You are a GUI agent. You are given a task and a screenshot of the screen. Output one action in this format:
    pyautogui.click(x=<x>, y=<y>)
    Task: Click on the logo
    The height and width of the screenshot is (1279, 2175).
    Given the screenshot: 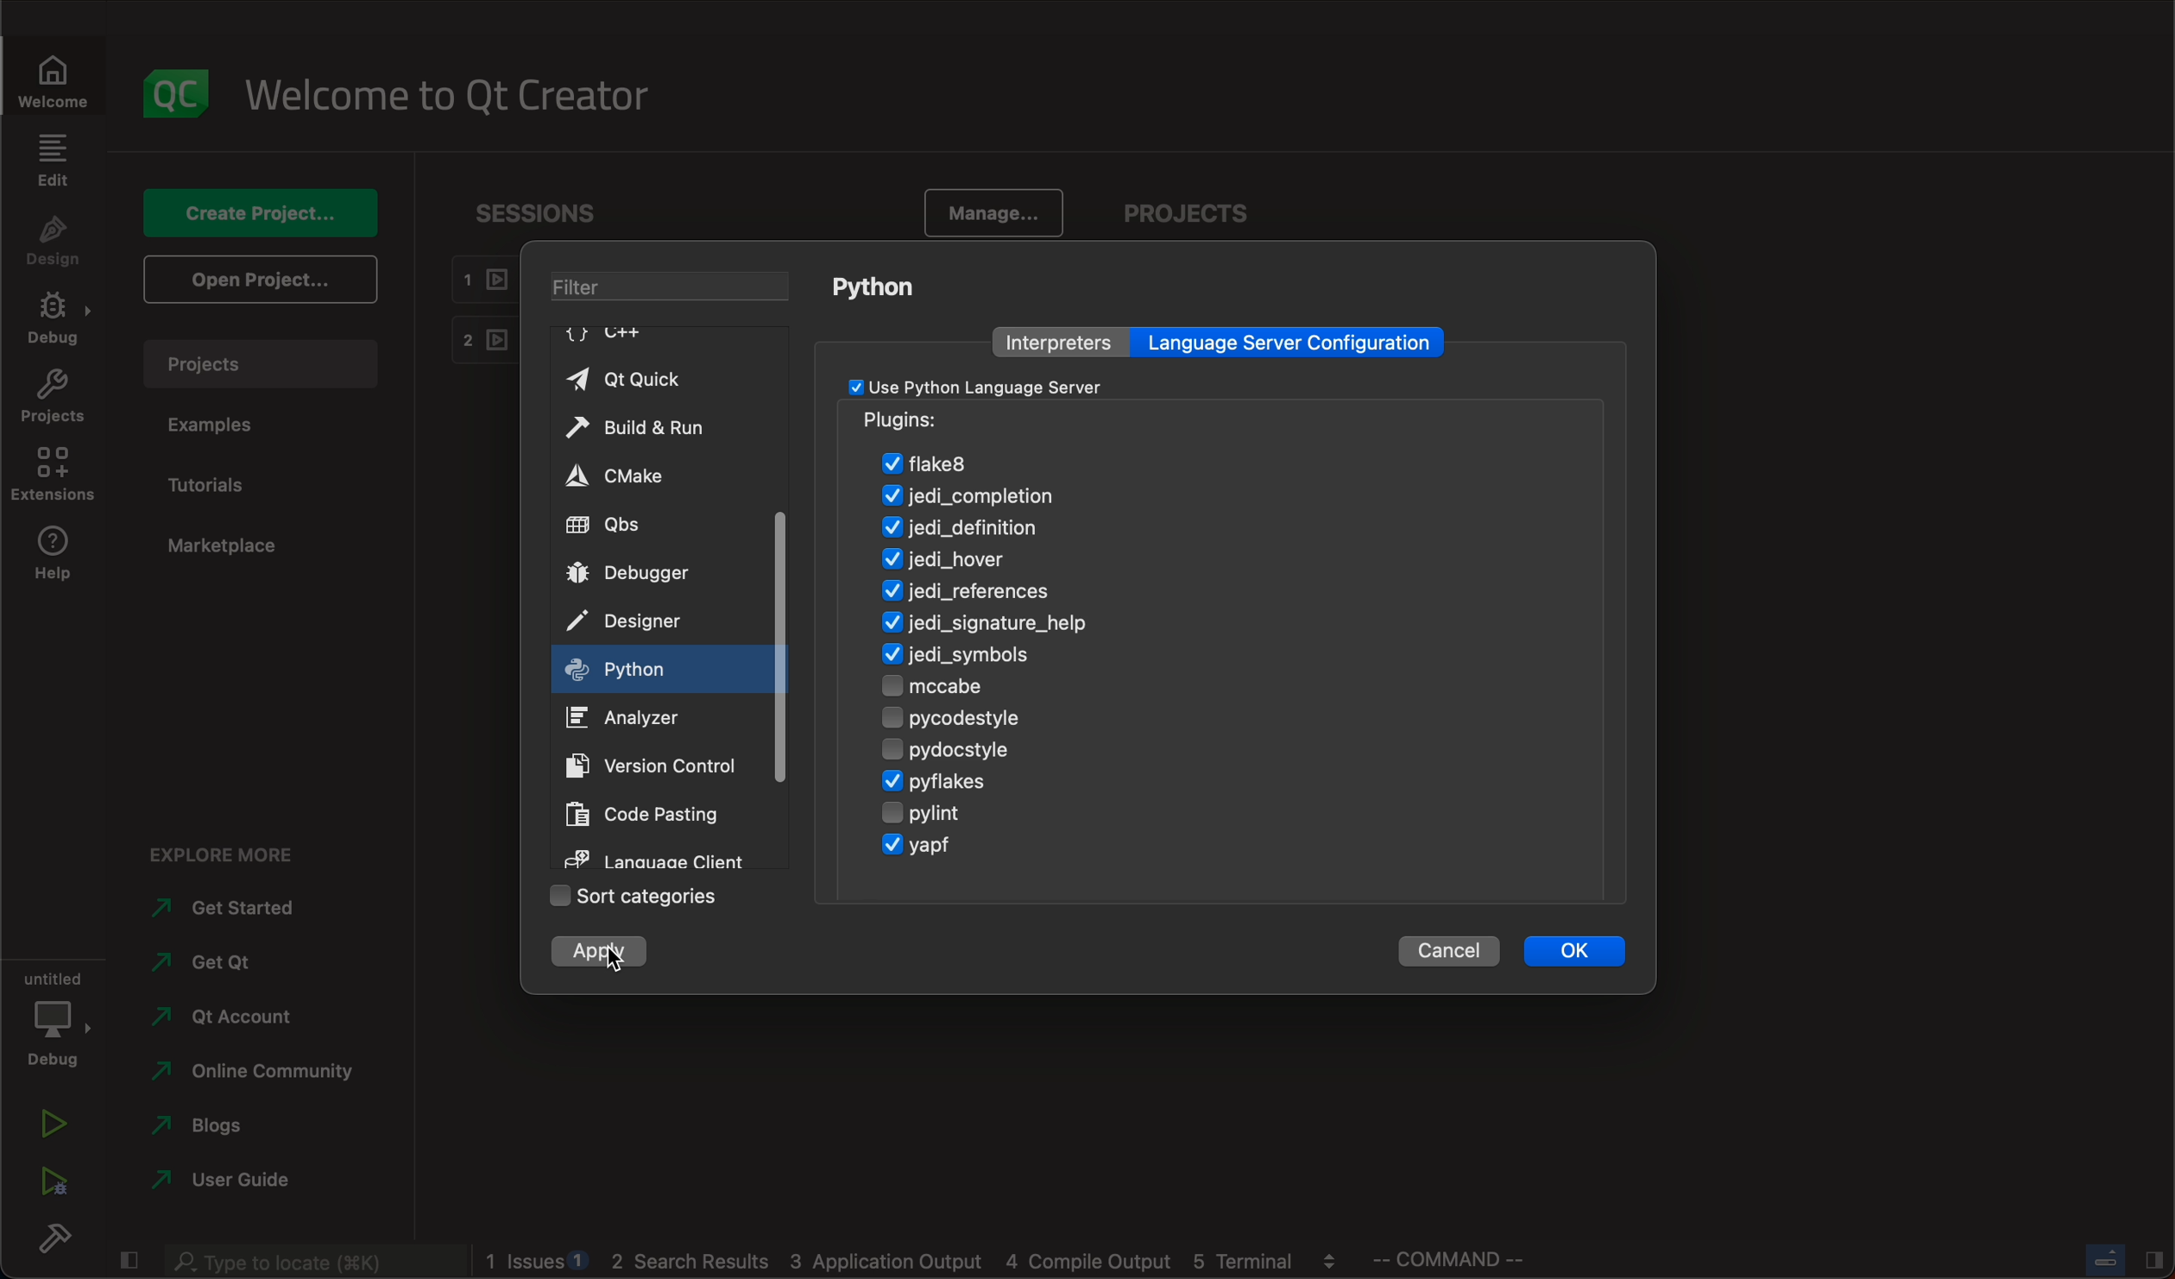 What is the action you would take?
    pyautogui.click(x=169, y=95)
    